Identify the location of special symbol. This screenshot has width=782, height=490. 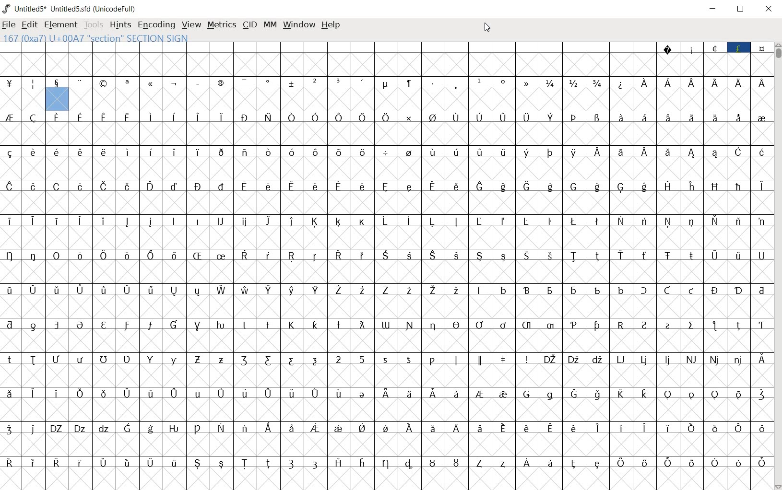
(621, 83).